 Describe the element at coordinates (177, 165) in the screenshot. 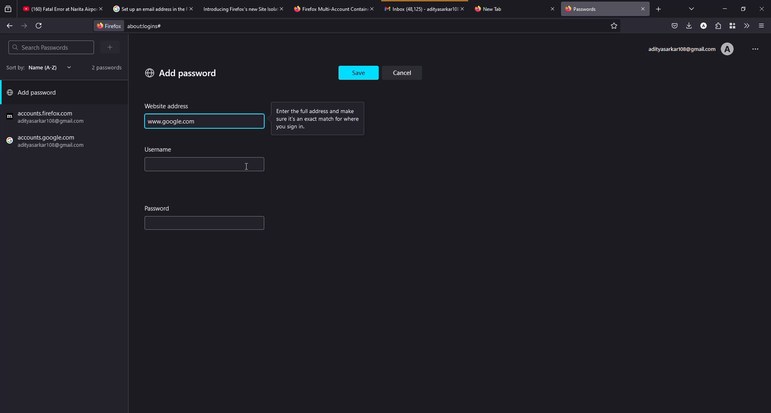

I see `type` at that location.